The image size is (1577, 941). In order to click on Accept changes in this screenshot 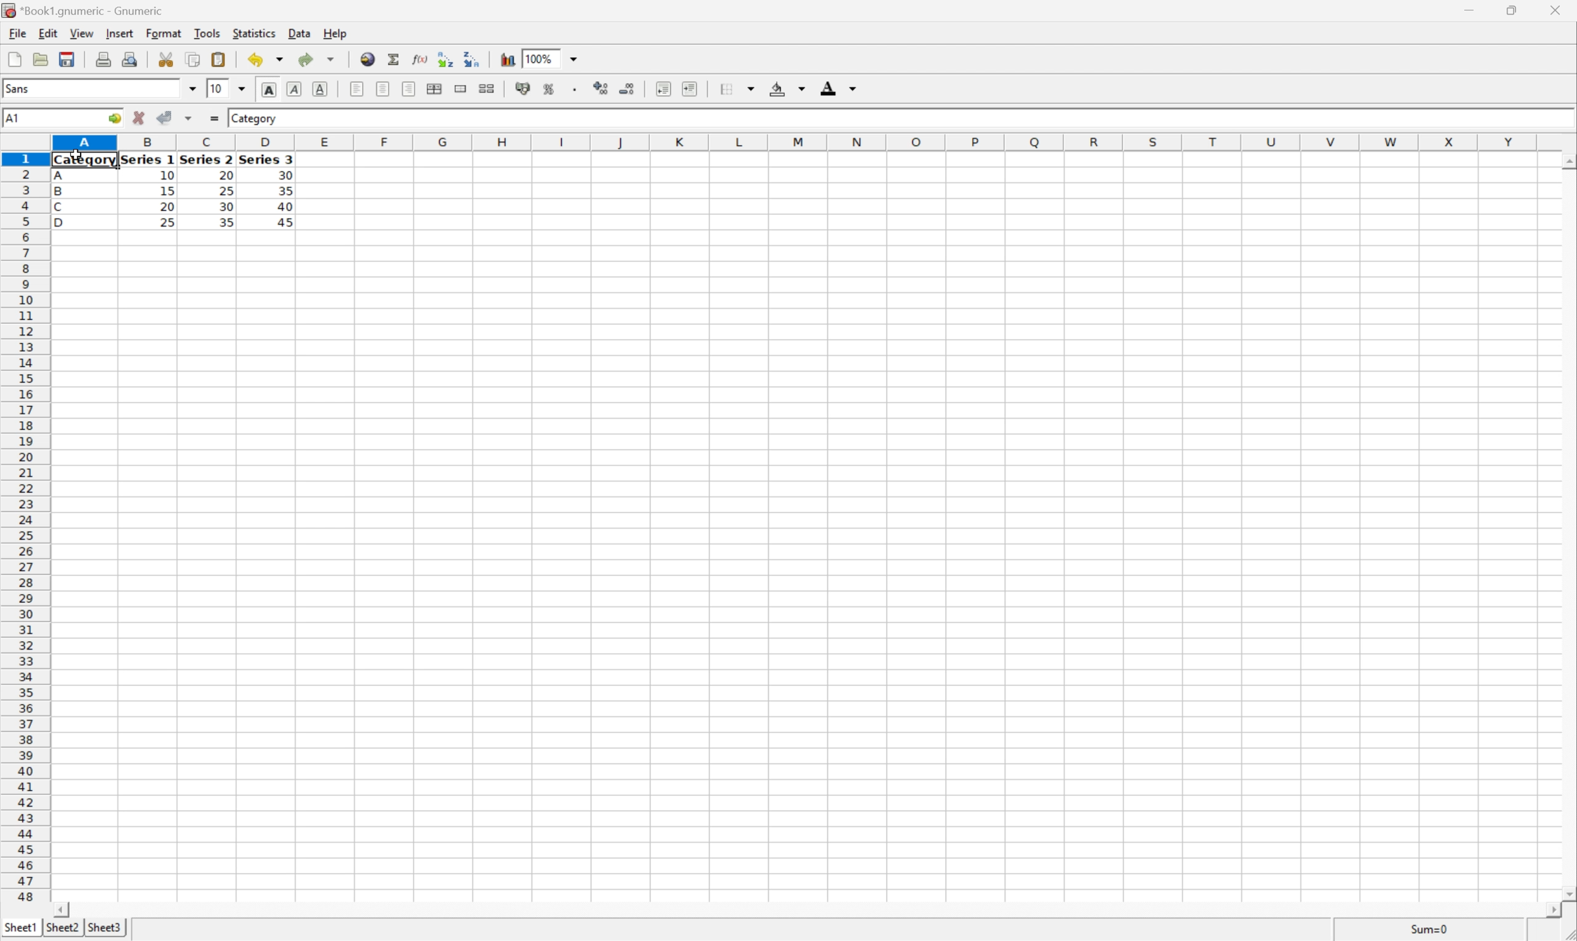, I will do `click(163, 117)`.